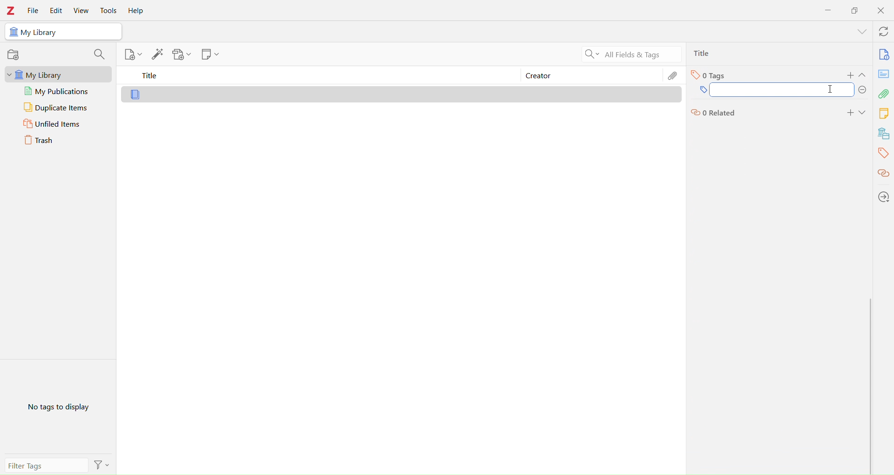 The image size is (894, 475). Describe the element at coordinates (883, 122) in the screenshot. I see `Library tools bar` at that location.